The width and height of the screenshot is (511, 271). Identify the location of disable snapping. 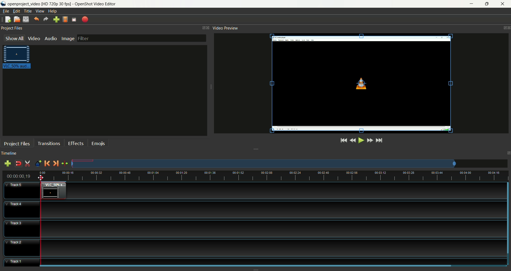
(18, 164).